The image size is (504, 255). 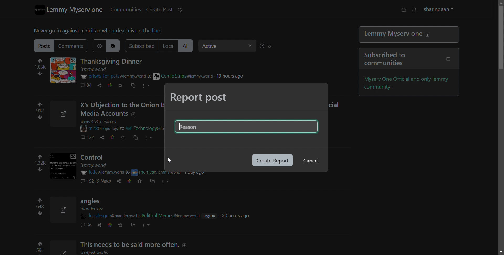 What do you see at coordinates (110, 216) in the screenshot?
I see `username` at bounding box center [110, 216].